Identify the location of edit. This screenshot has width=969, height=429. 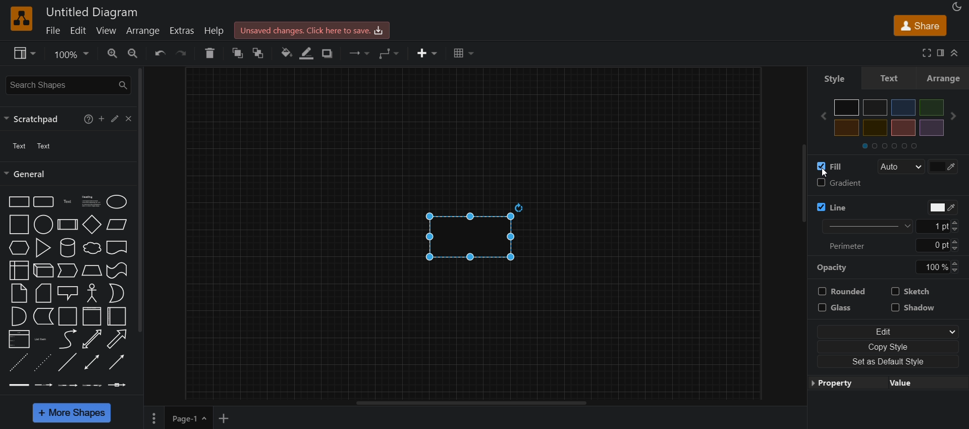
(115, 119).